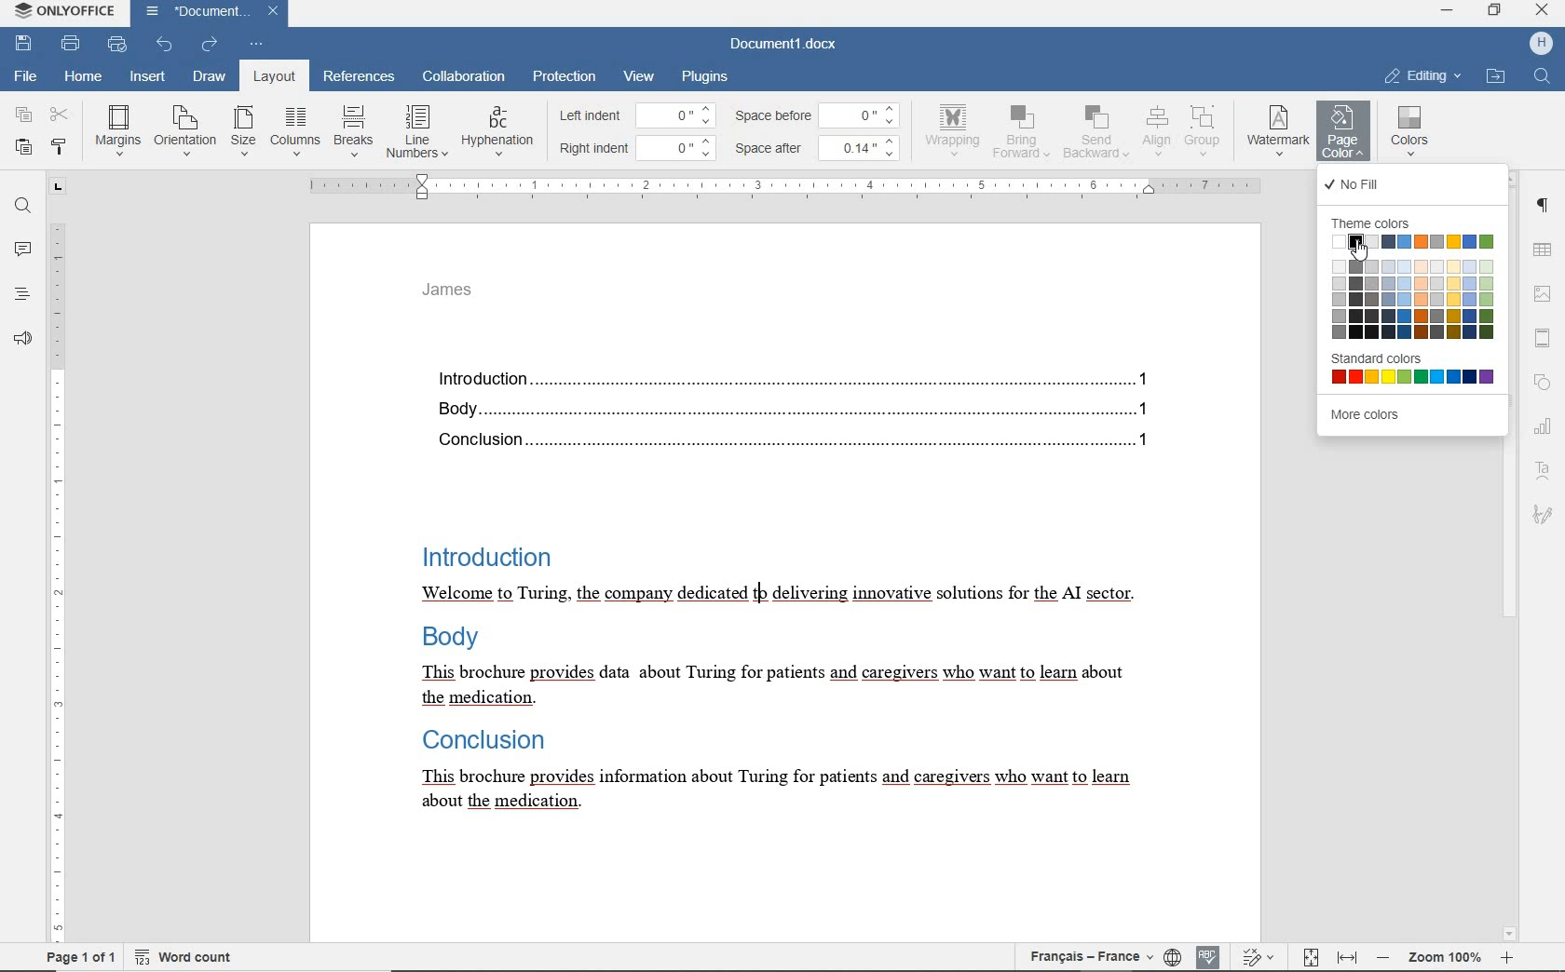  Describe the element at coordinates (207, 75) in the screenshot. I see `draw` at that location.